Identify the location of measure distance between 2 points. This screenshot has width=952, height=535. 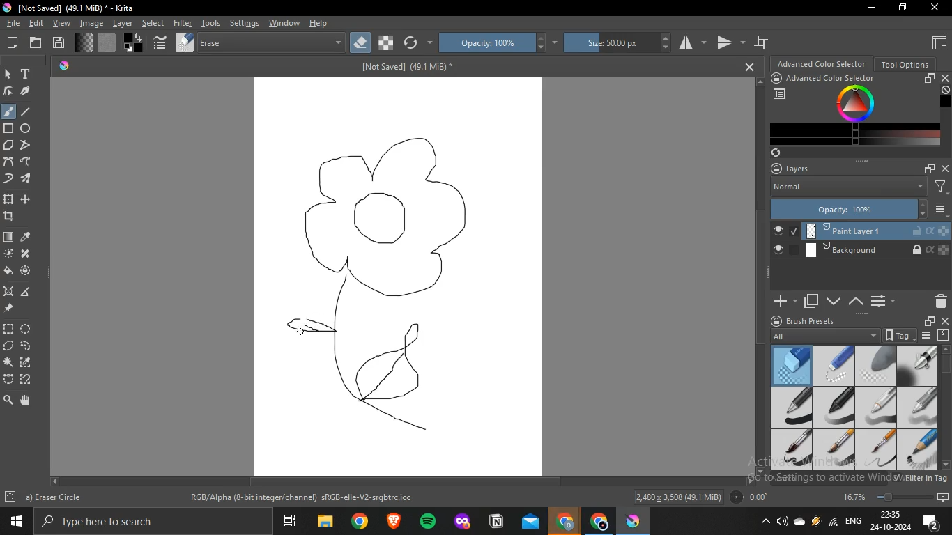
(26, 292).